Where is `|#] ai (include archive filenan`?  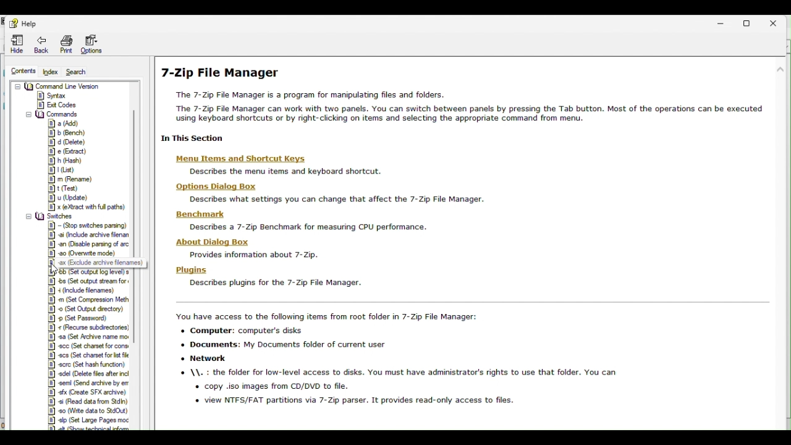 |#] ai (include archive filenan is located at coordinates (90, 234).